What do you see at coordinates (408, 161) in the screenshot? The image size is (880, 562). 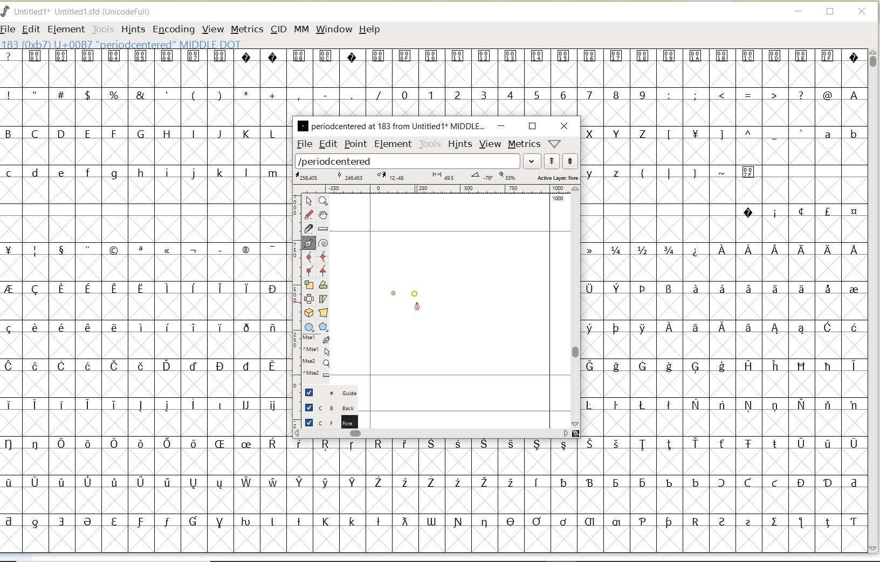 I see `load word list` at bounding box center [408, 161].